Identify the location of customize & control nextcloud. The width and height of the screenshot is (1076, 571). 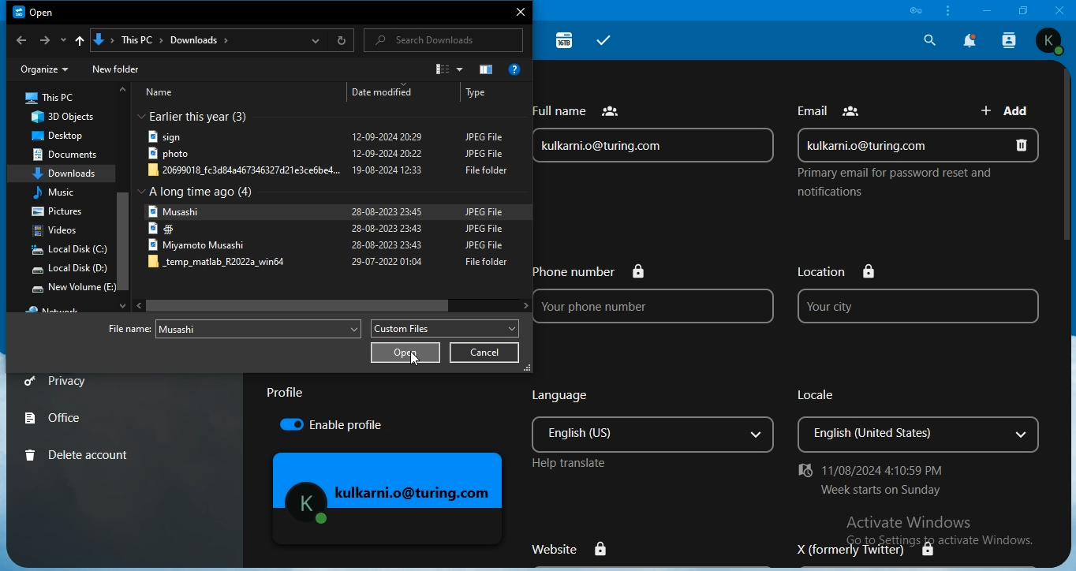
(946, 11).